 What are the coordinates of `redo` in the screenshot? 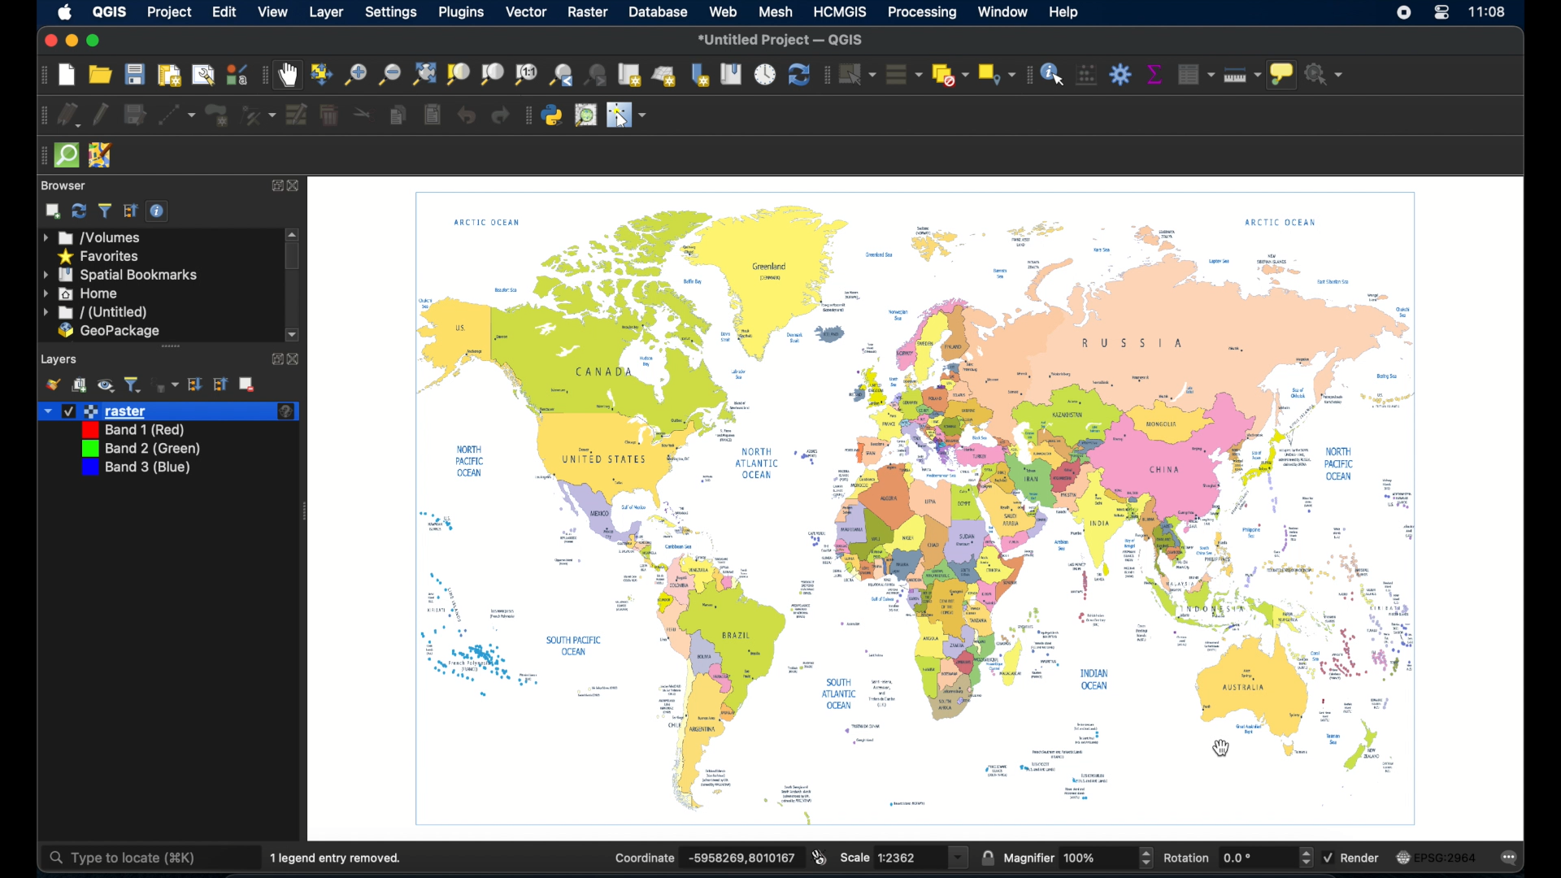 It's located at (499, 115).